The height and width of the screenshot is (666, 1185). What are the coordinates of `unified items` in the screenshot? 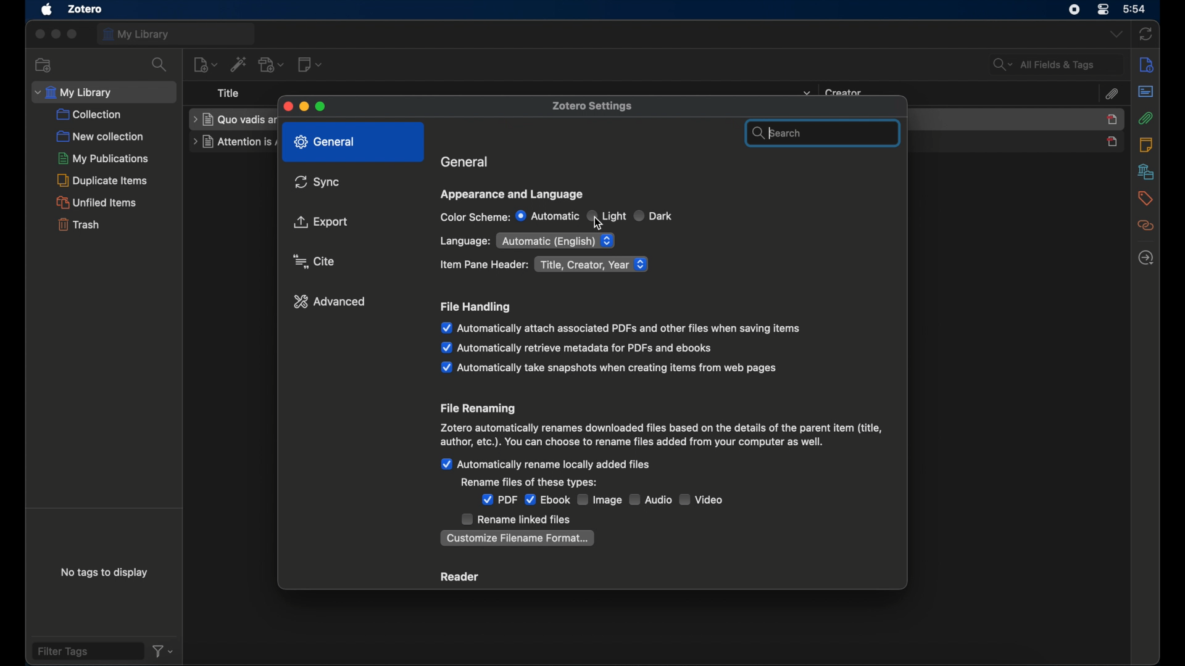 It's located at (98, 202).